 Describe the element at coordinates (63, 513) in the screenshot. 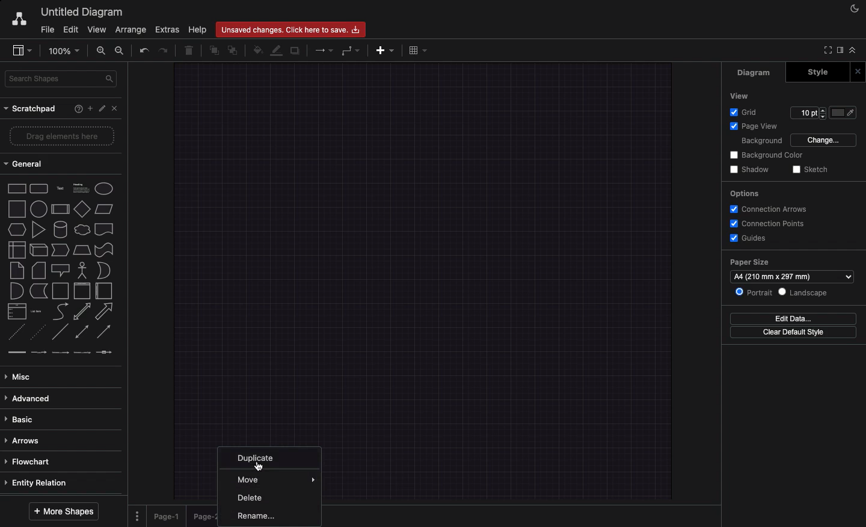

I see `More shapes` at that location.